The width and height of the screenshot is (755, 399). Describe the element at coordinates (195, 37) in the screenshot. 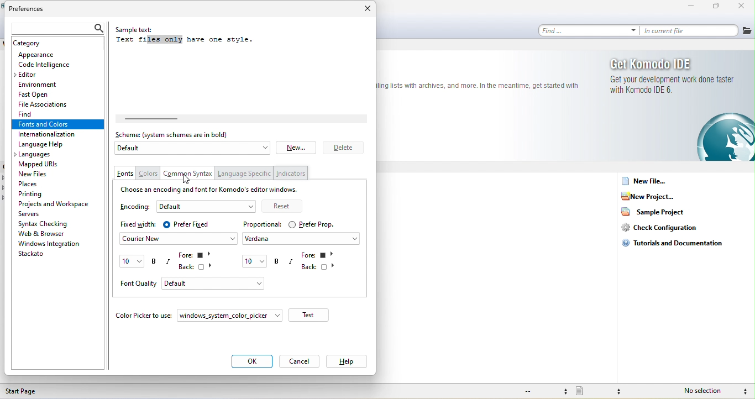

I see `sample text` at that location.